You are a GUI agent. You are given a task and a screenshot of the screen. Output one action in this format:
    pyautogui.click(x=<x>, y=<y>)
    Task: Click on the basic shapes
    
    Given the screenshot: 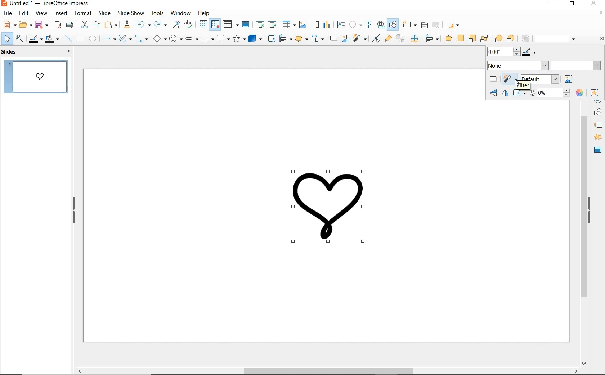 What is the action you would take?
    pyautogui.click(x=159, y=40)
    